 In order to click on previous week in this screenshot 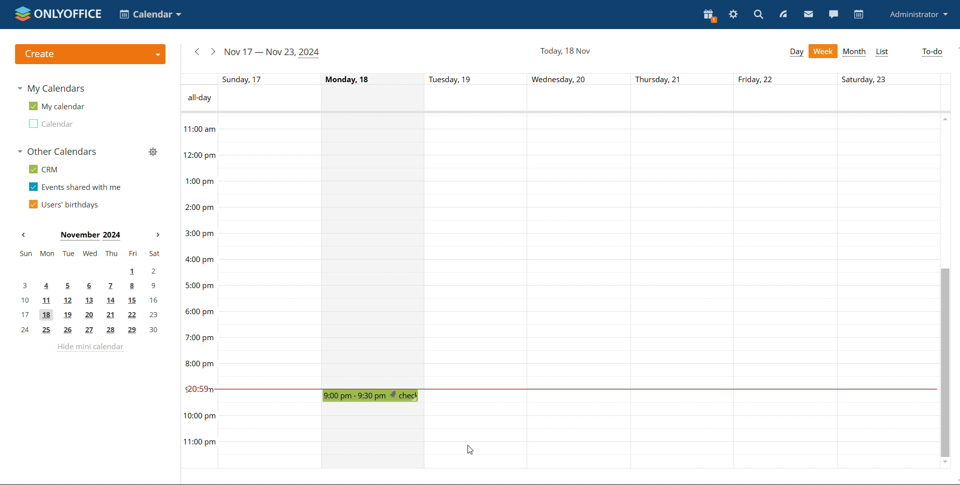, I will do `click(197, 52)`.